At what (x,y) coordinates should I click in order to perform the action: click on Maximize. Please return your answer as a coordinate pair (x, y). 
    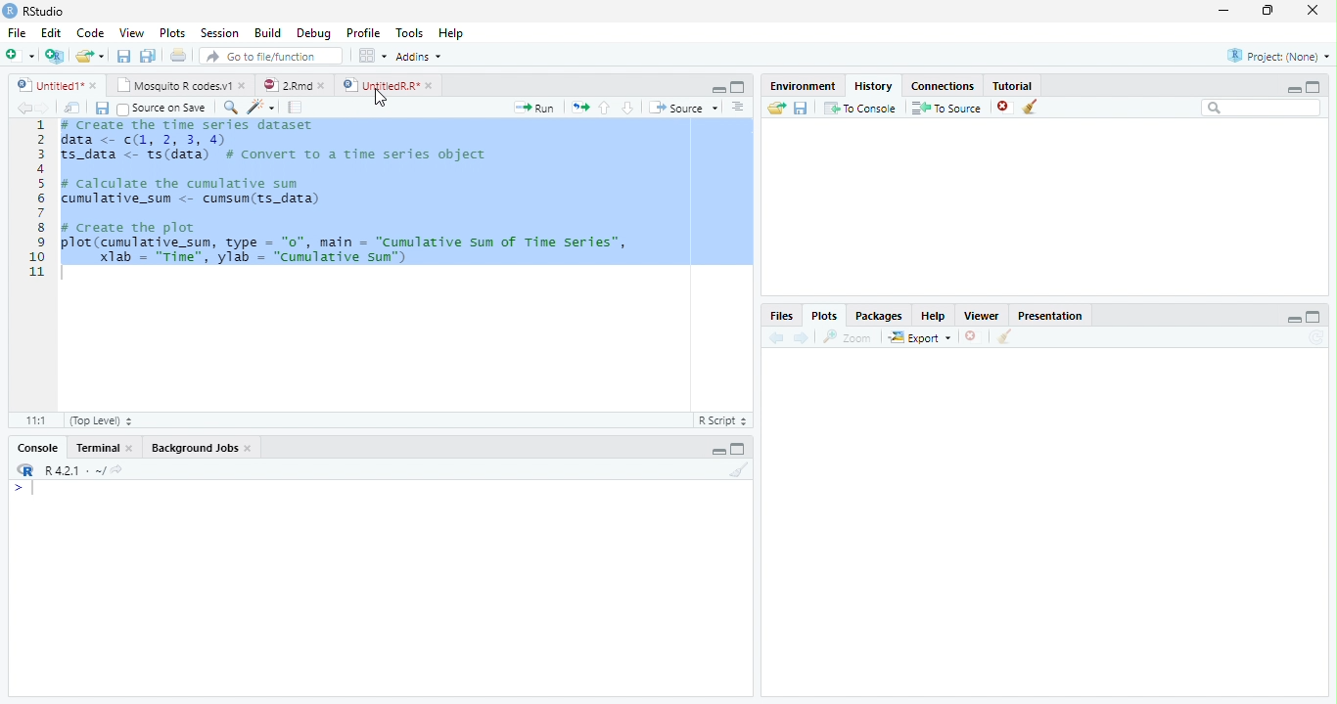
    Looking at the image, I should click on (1314, 88).